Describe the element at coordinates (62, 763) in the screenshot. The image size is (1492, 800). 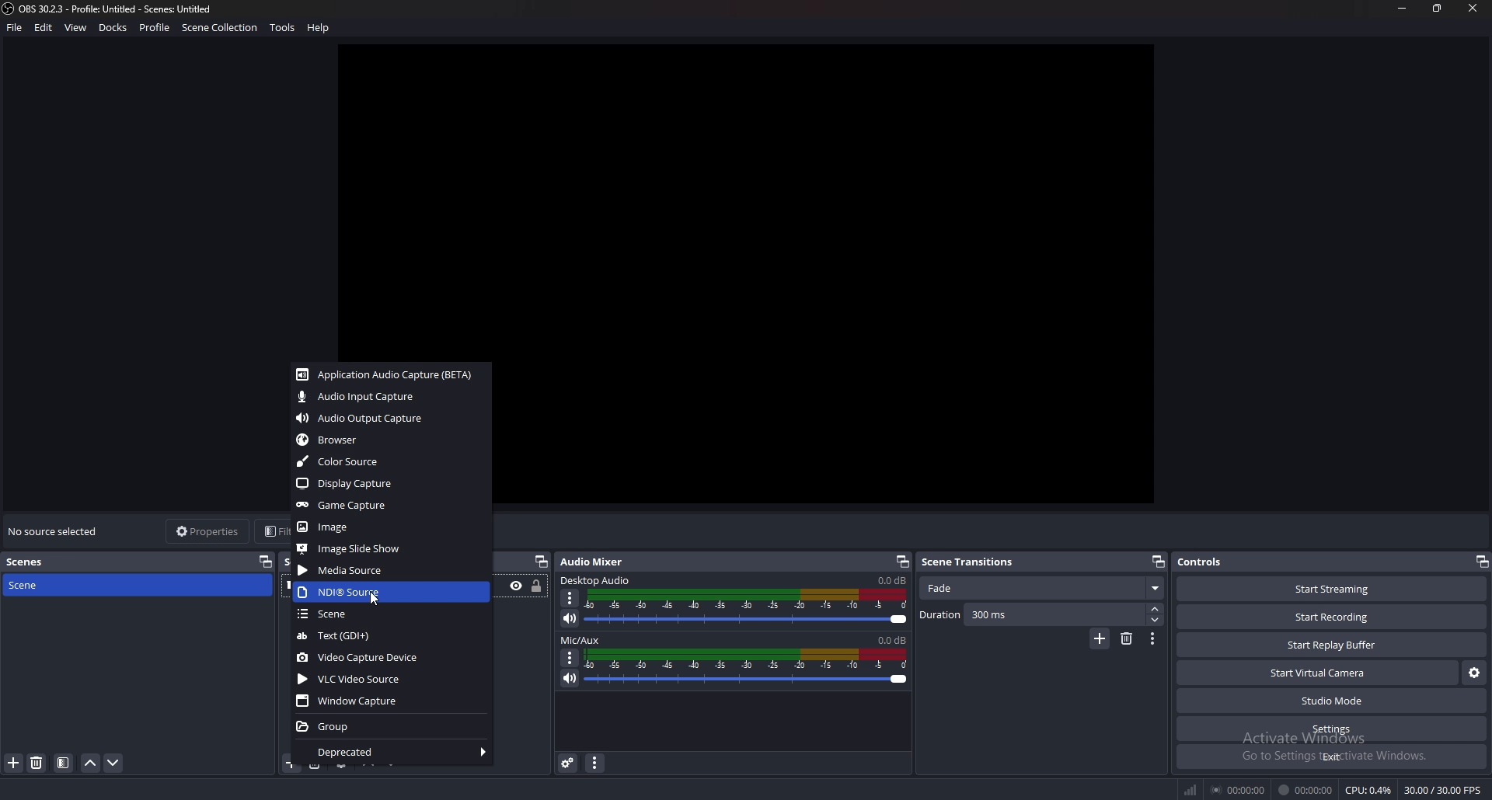
I see `filter` at that location.